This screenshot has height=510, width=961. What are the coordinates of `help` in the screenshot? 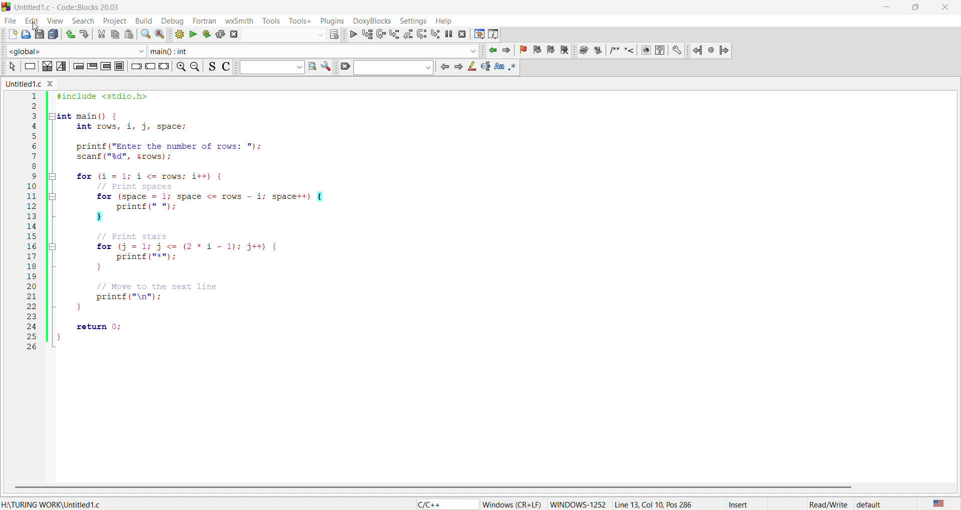 It's located at (659, 51).